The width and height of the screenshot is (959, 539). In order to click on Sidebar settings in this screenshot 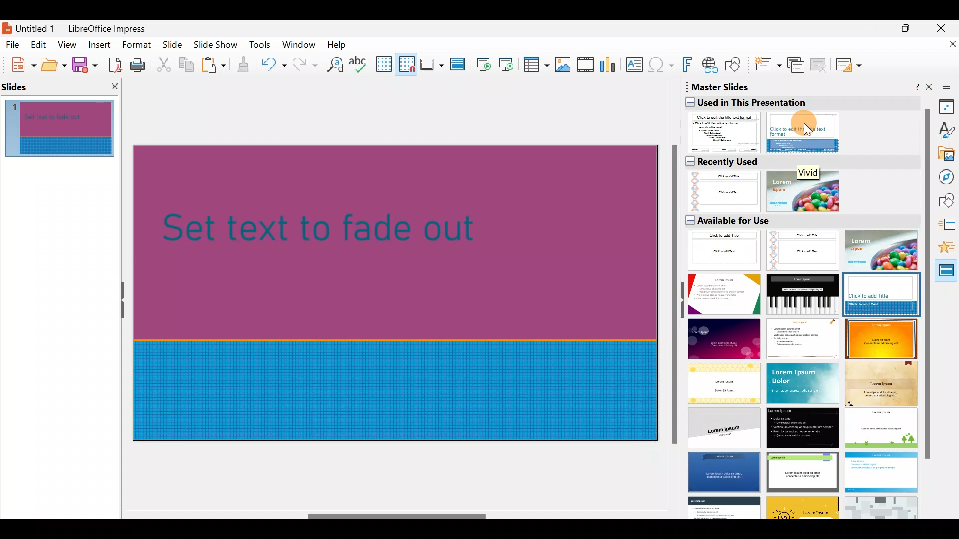, I will do `click(945, 86)`.